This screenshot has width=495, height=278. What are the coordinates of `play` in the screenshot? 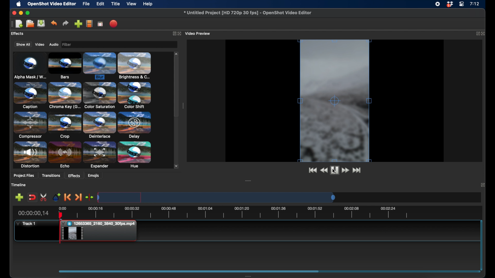 It's located at (335, 171).